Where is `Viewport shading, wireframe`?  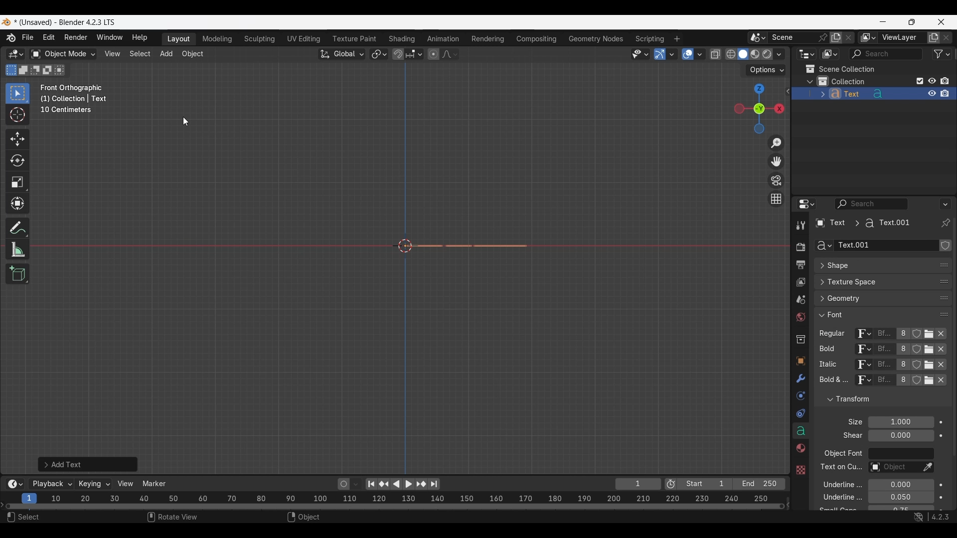
Viewport shading, wireframe is located at coordinates (731, 54).